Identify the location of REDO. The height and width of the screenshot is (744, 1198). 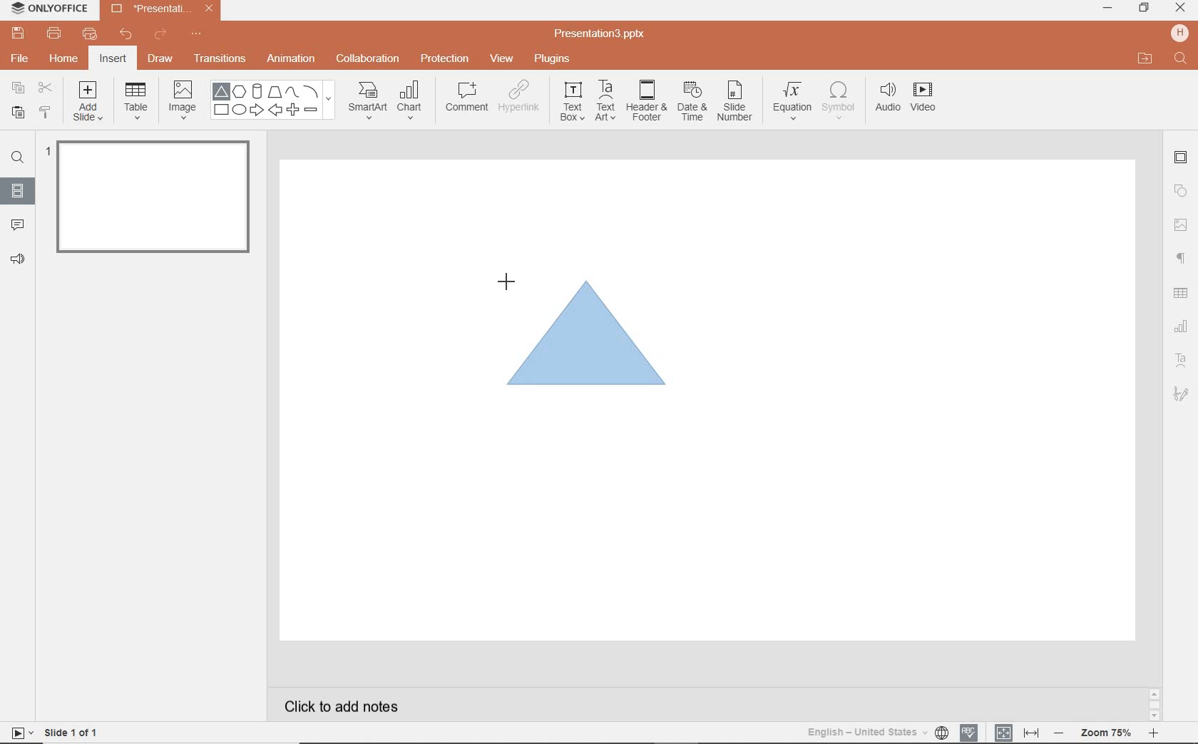
(162, 35).